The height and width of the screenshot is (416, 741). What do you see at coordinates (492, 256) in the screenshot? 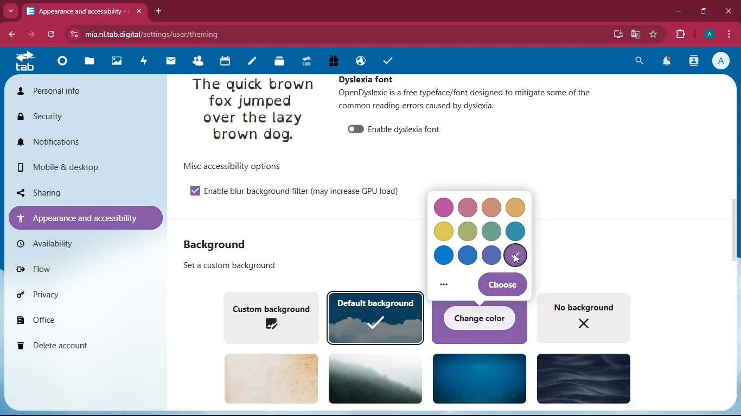
I see `color` at bounding box center [492, 256].